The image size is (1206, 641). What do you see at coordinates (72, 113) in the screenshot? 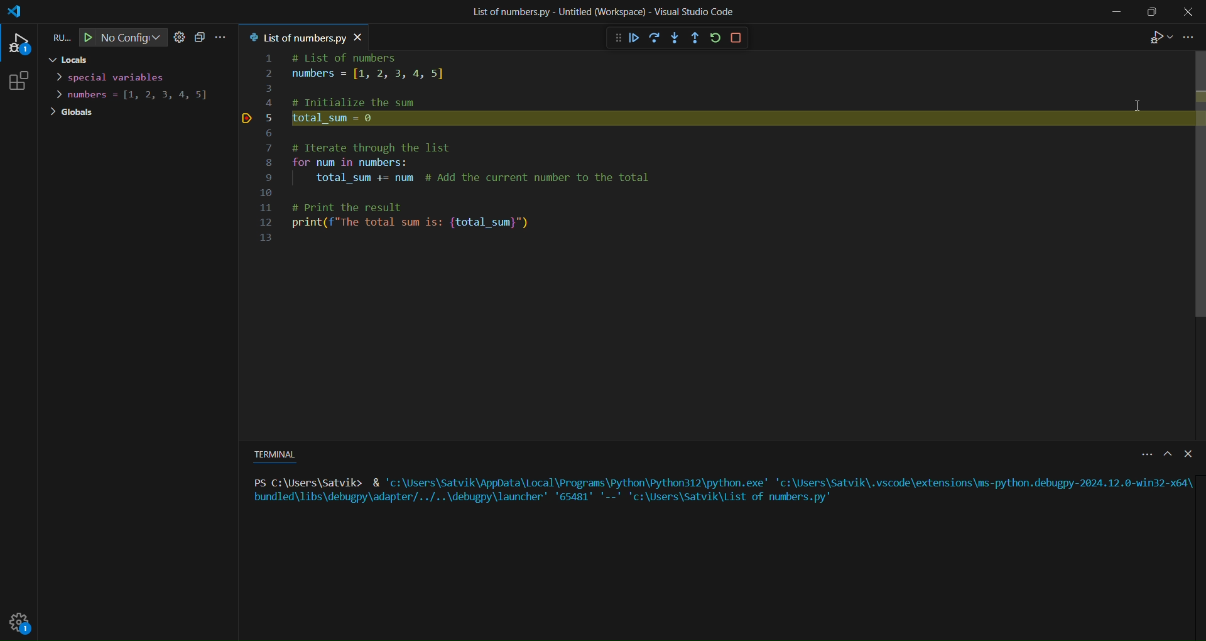
I see `globals` at bounding box center [72, 113].